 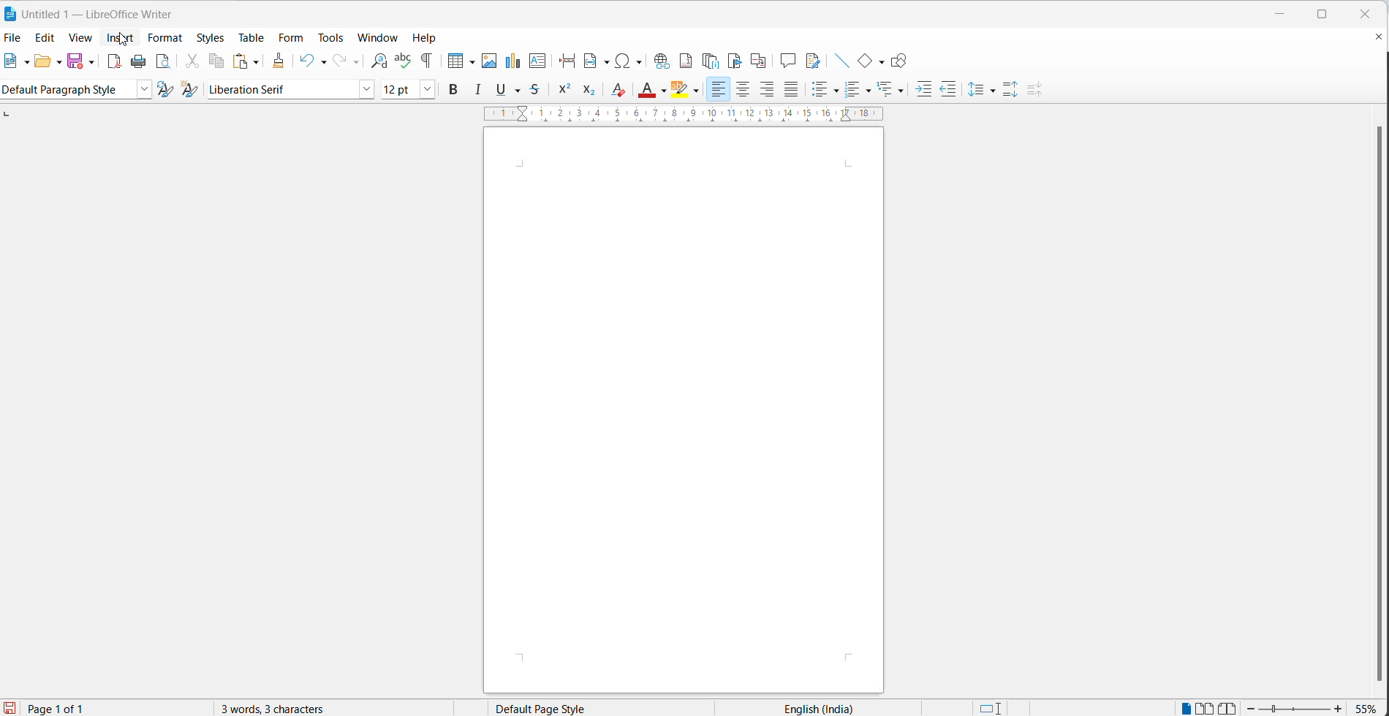 What do you see at coordinates (1364, 399) in the screenshot?
I see `scrollbar` at bounding box center [1364, 399].